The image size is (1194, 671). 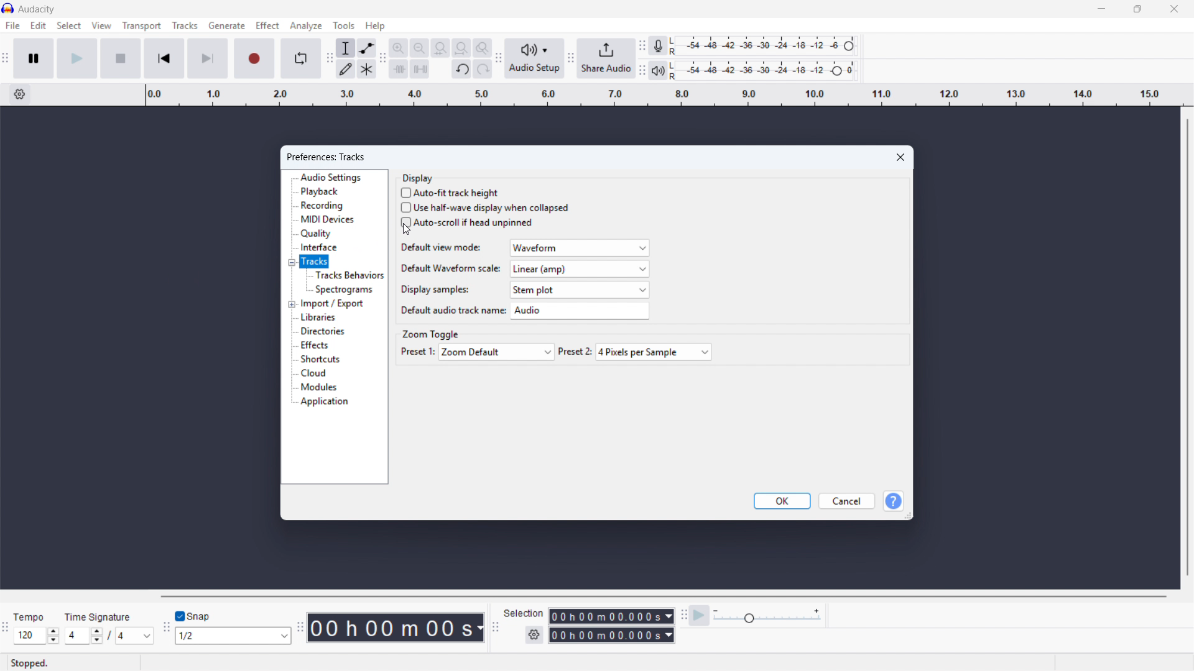 What do you see at coordinates (535, 58) in the screenshot?
I see `audio setup` at bounding box center [535, 58].